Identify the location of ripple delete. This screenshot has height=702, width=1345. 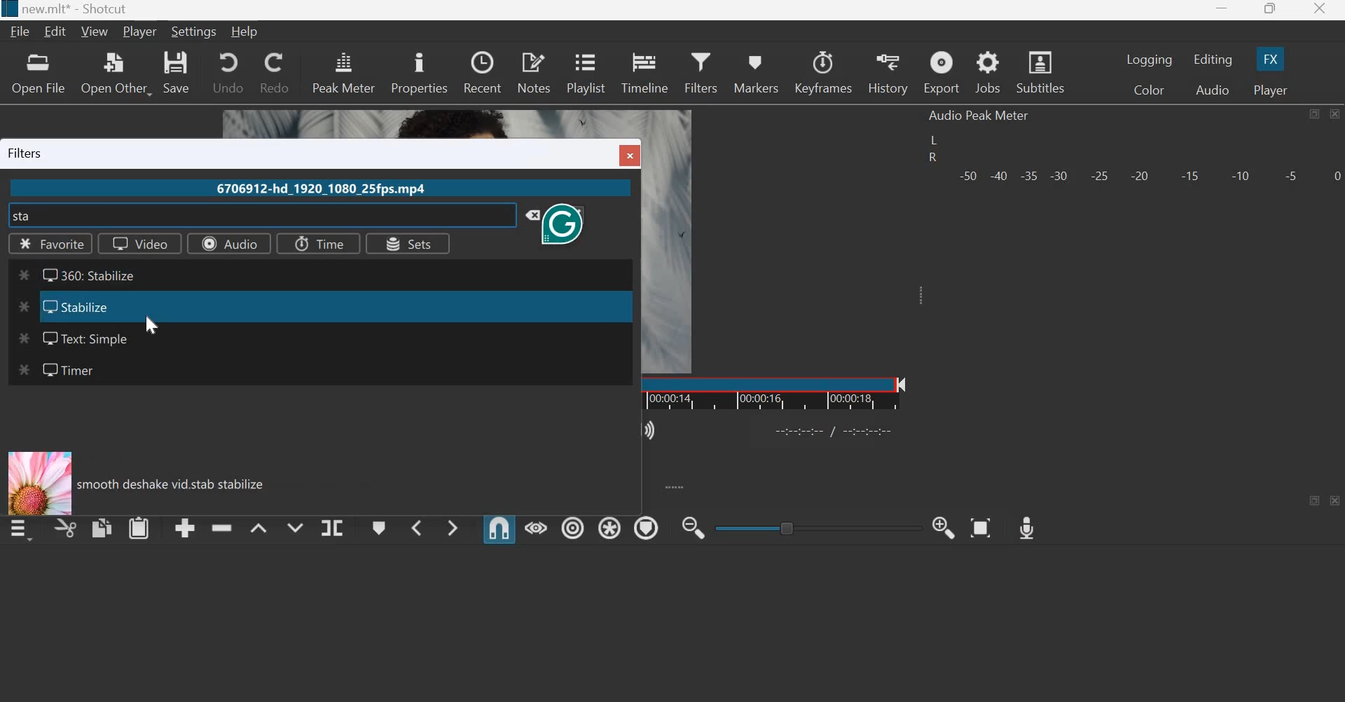
(221, 527).